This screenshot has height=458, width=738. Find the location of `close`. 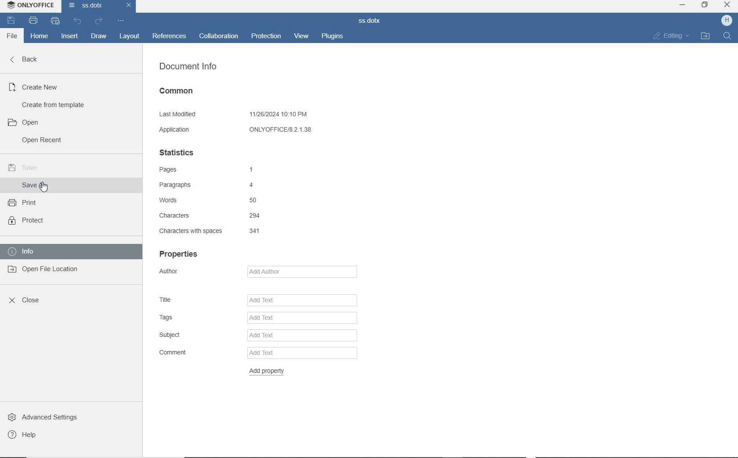

close is located at coordinates (727, 4).